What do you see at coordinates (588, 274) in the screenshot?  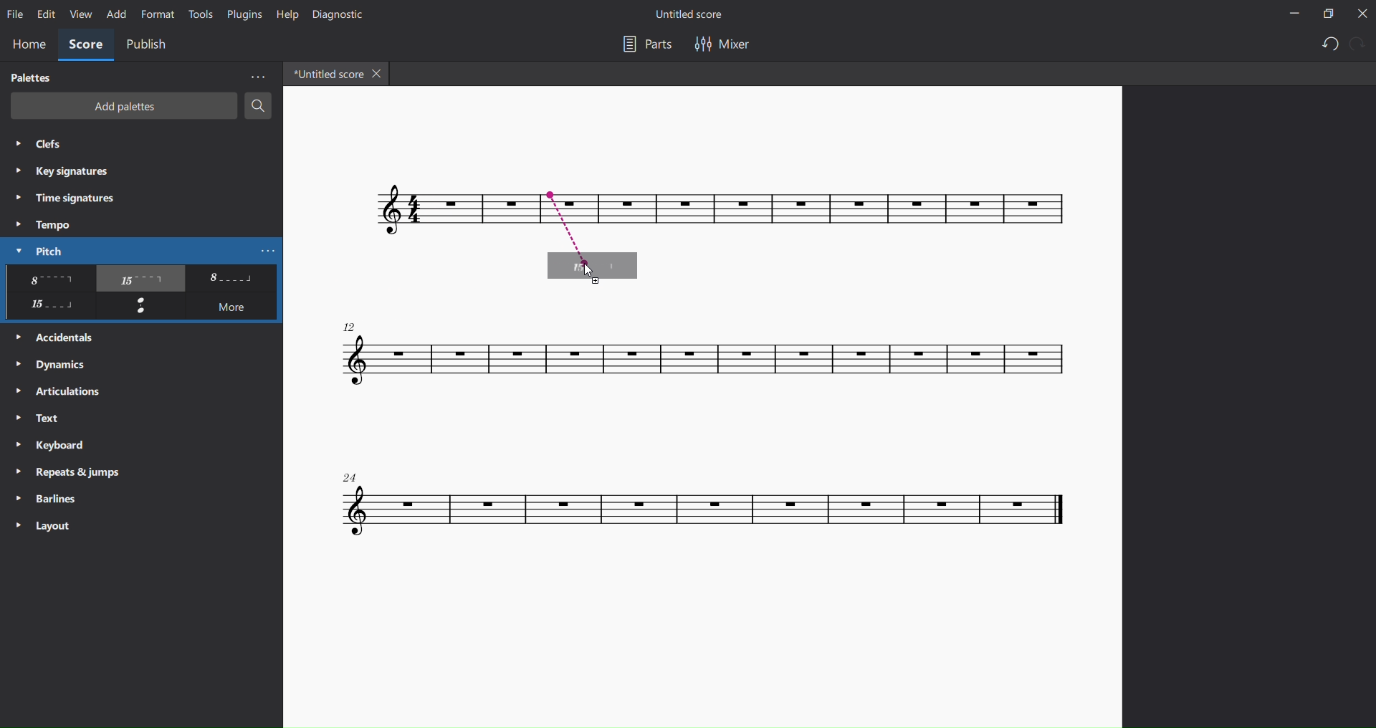 I see `Cursor` at bounding box center [588, 274].